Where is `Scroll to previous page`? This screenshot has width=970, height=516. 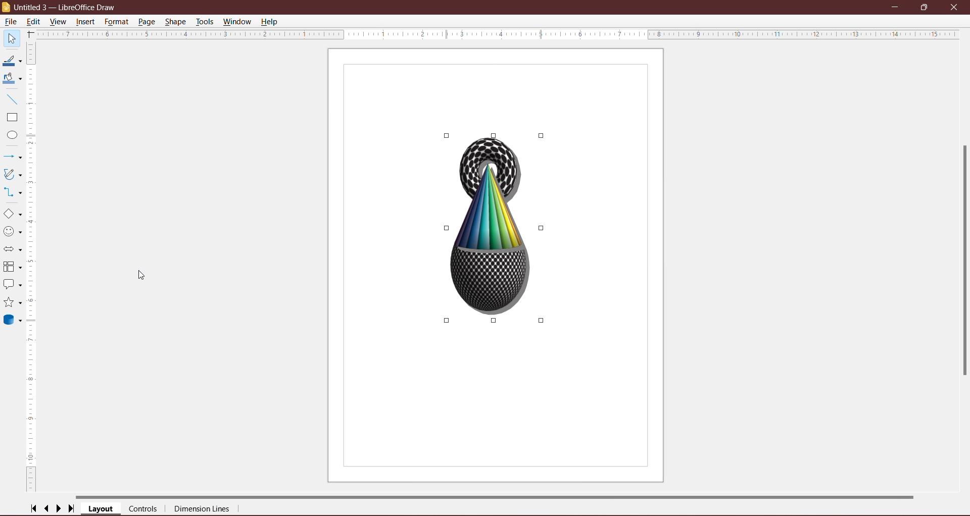 Scroll to previous page is located at coordinates (47, 508).